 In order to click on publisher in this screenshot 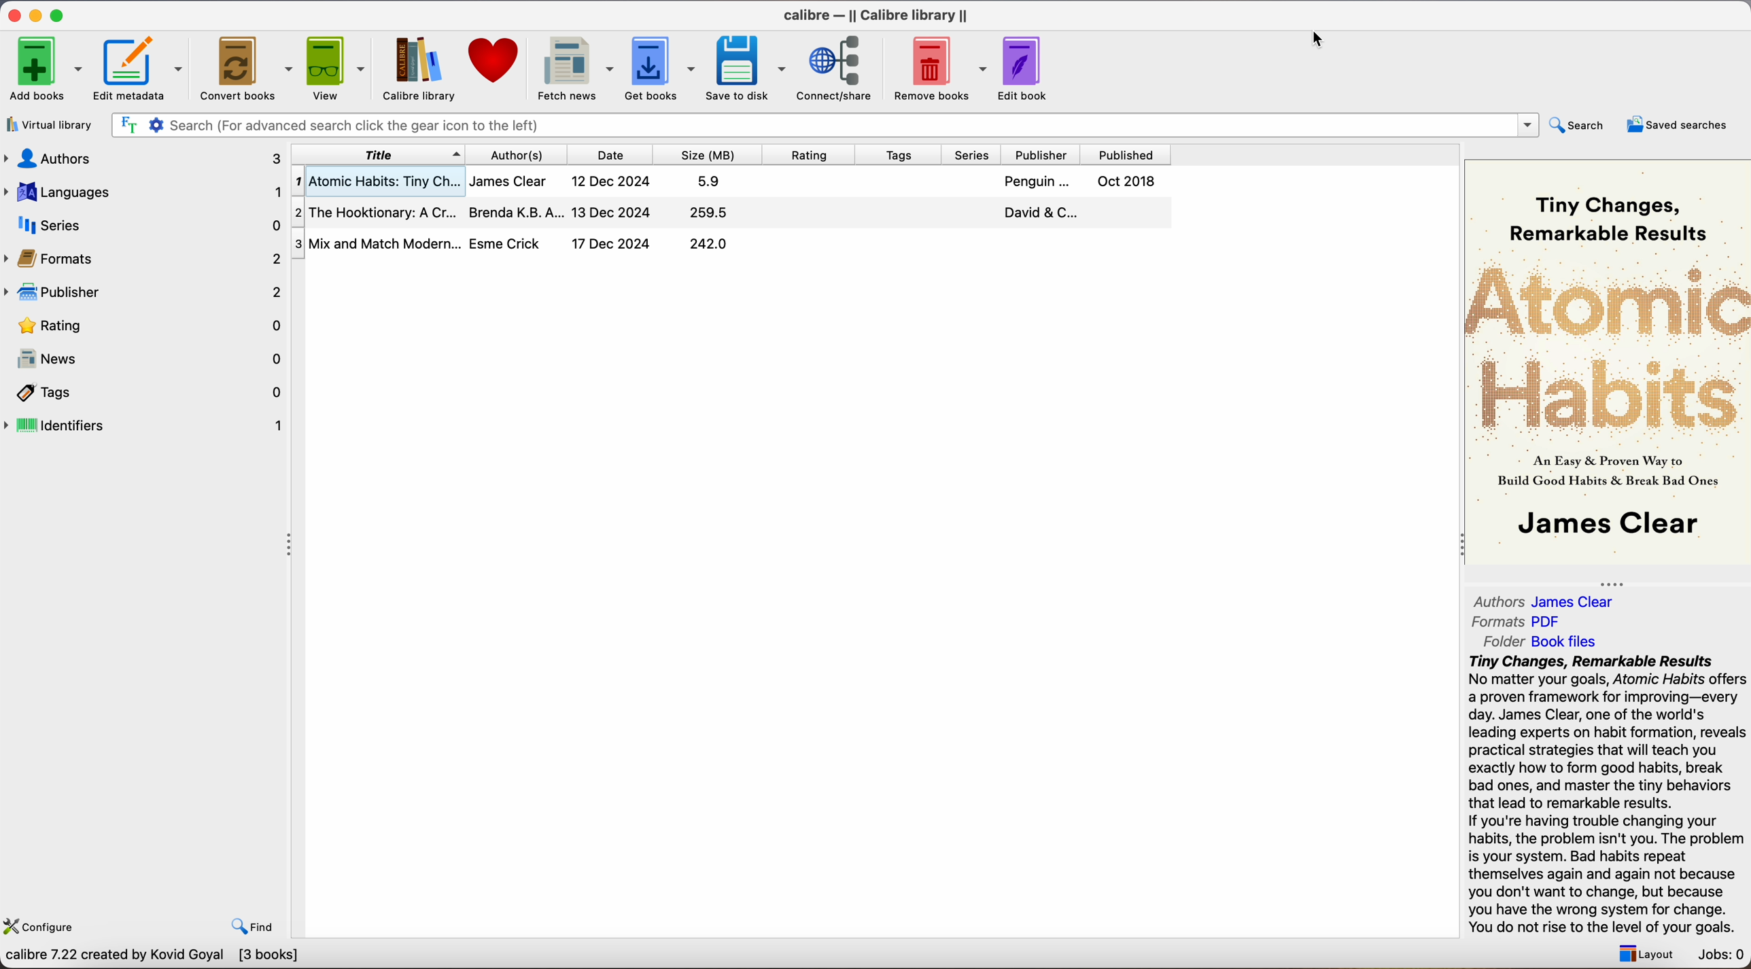, I will do `click(147, 292)`.